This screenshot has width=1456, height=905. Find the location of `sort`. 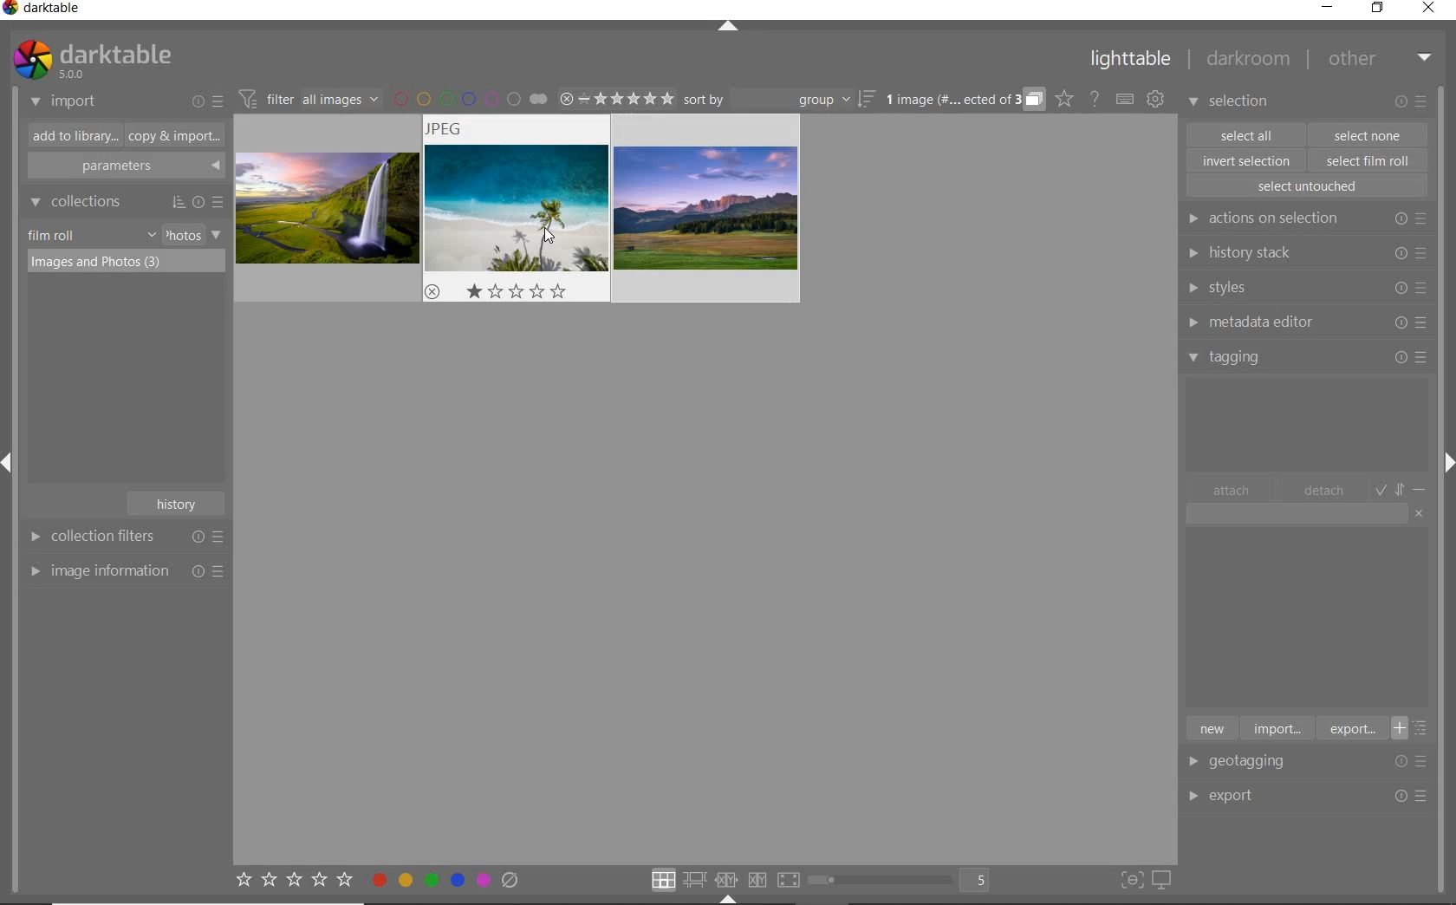

sort is located at coordinates (782, 100).